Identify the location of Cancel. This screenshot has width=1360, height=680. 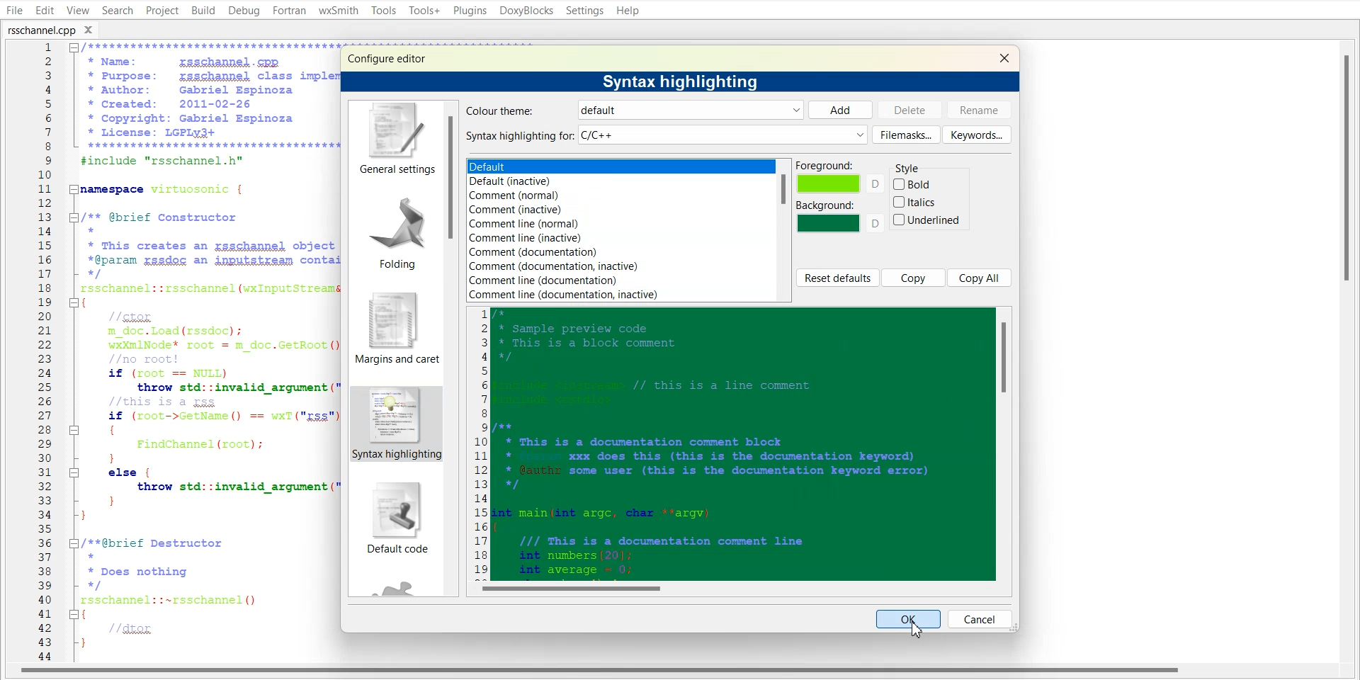
(980, 618).